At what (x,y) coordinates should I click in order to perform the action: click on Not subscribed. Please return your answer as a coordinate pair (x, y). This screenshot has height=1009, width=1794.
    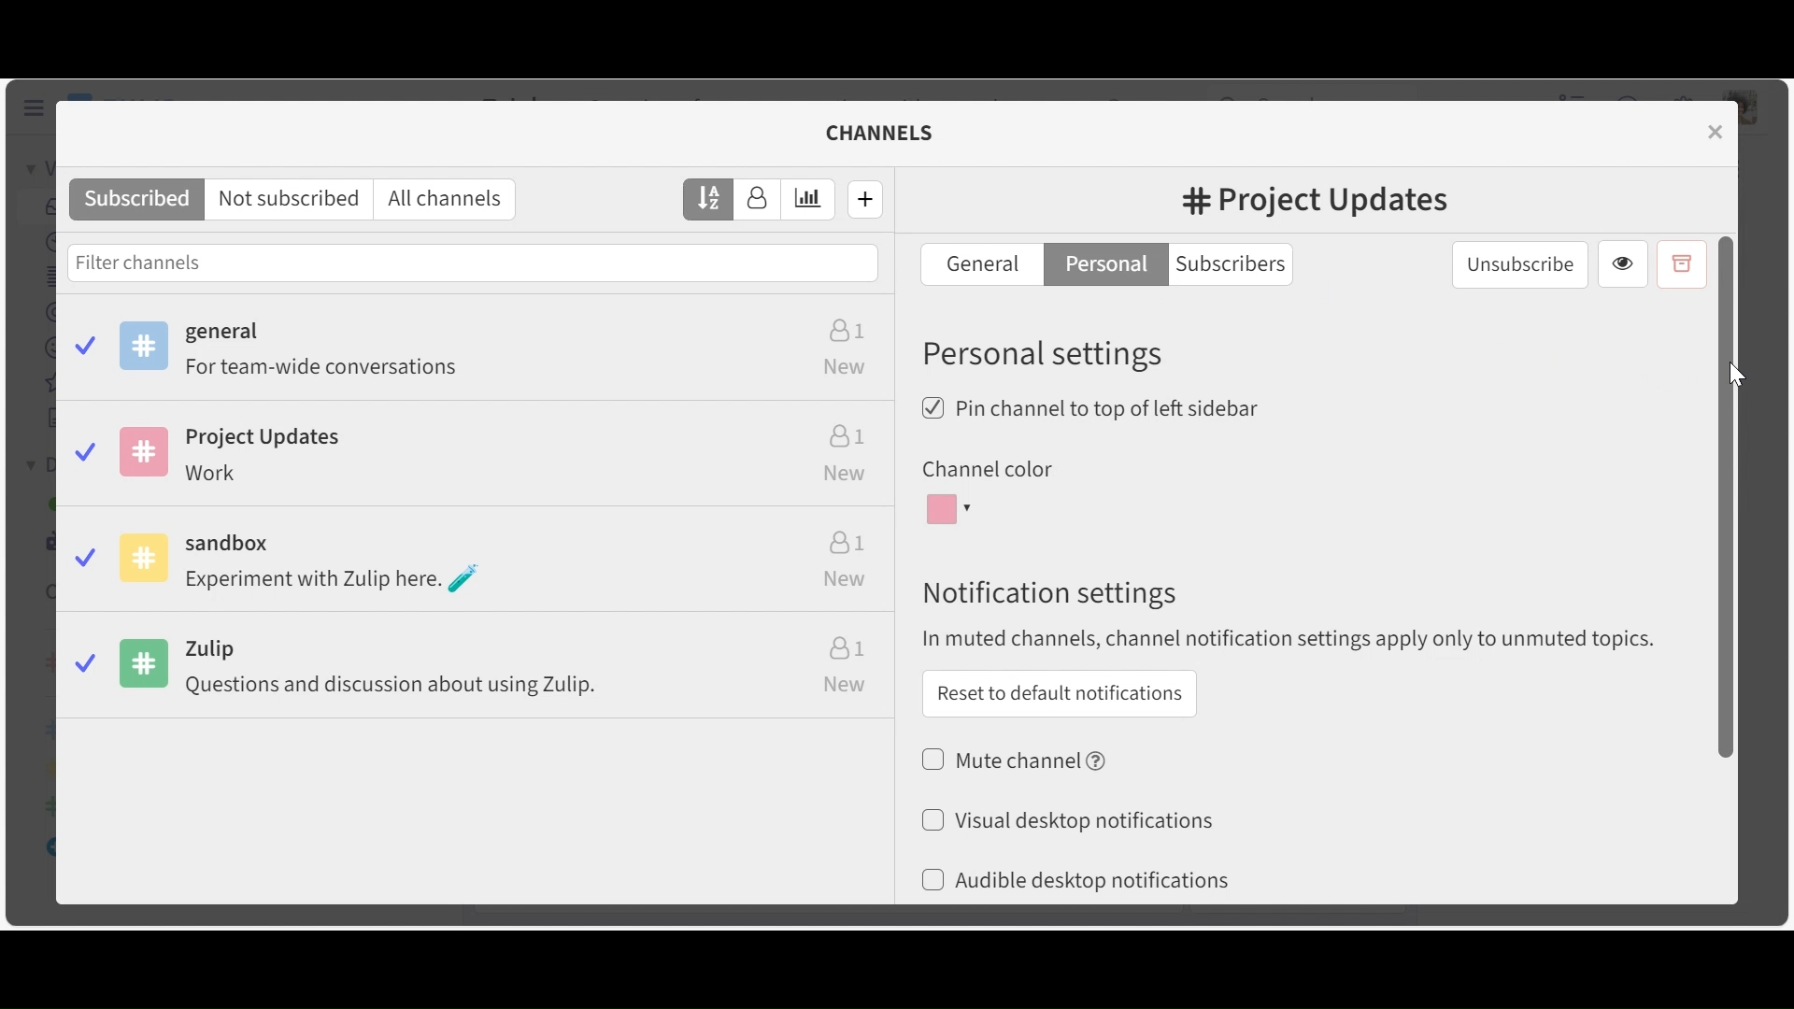
    Looking at the image, I should click on (292, 200).